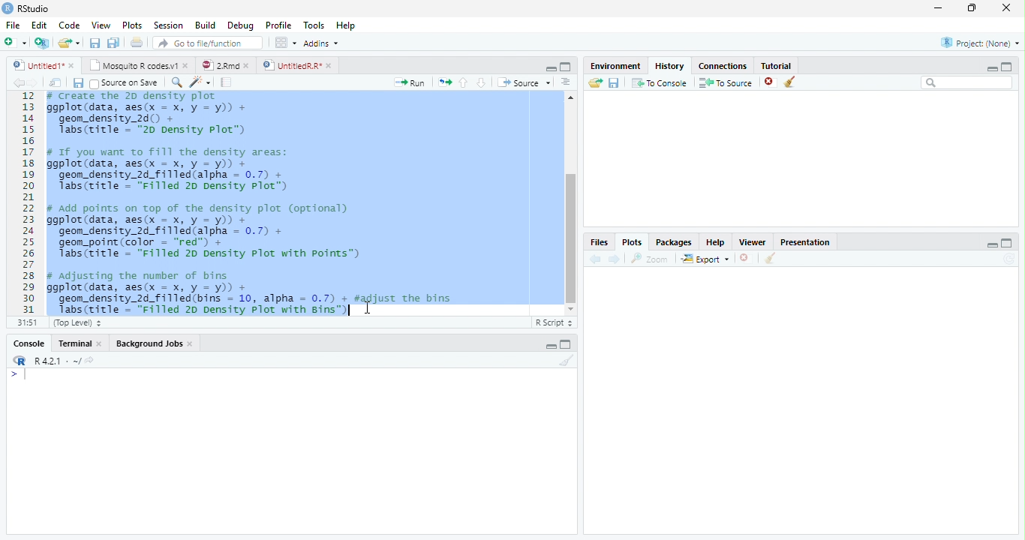 The image size is (1025, 540). Describe the element at coordinates (56, 83) in the screenshot. I see `show in window` at that location.